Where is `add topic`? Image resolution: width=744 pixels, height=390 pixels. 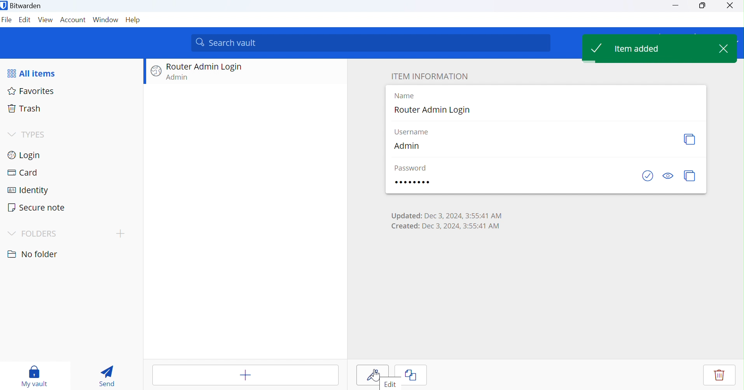
add topic is located at coordinates (121, 233).